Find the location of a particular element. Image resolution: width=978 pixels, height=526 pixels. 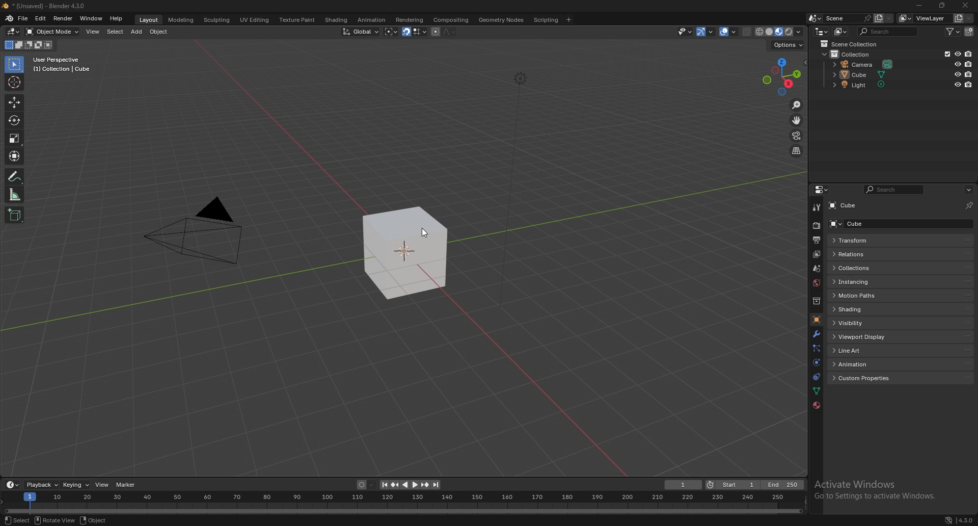

move is located at coordinates (797, 120).